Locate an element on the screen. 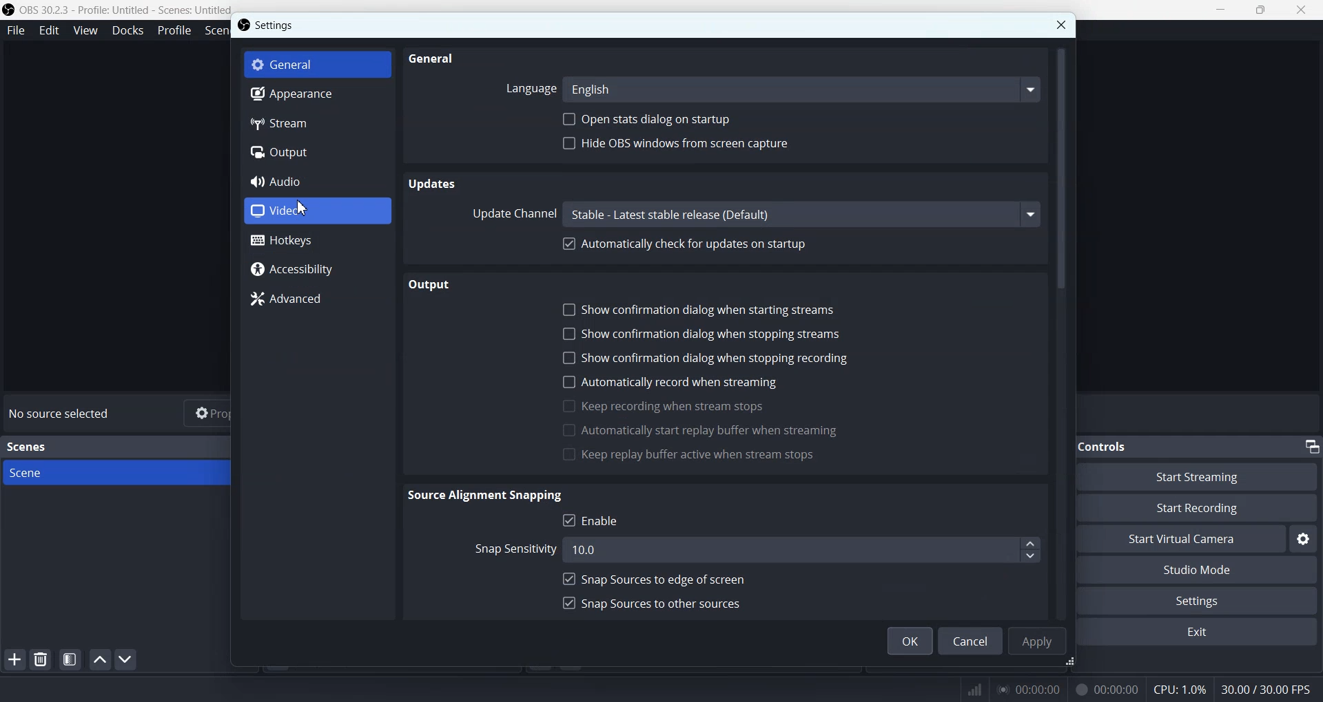  network is located at coordinates (971, 687).